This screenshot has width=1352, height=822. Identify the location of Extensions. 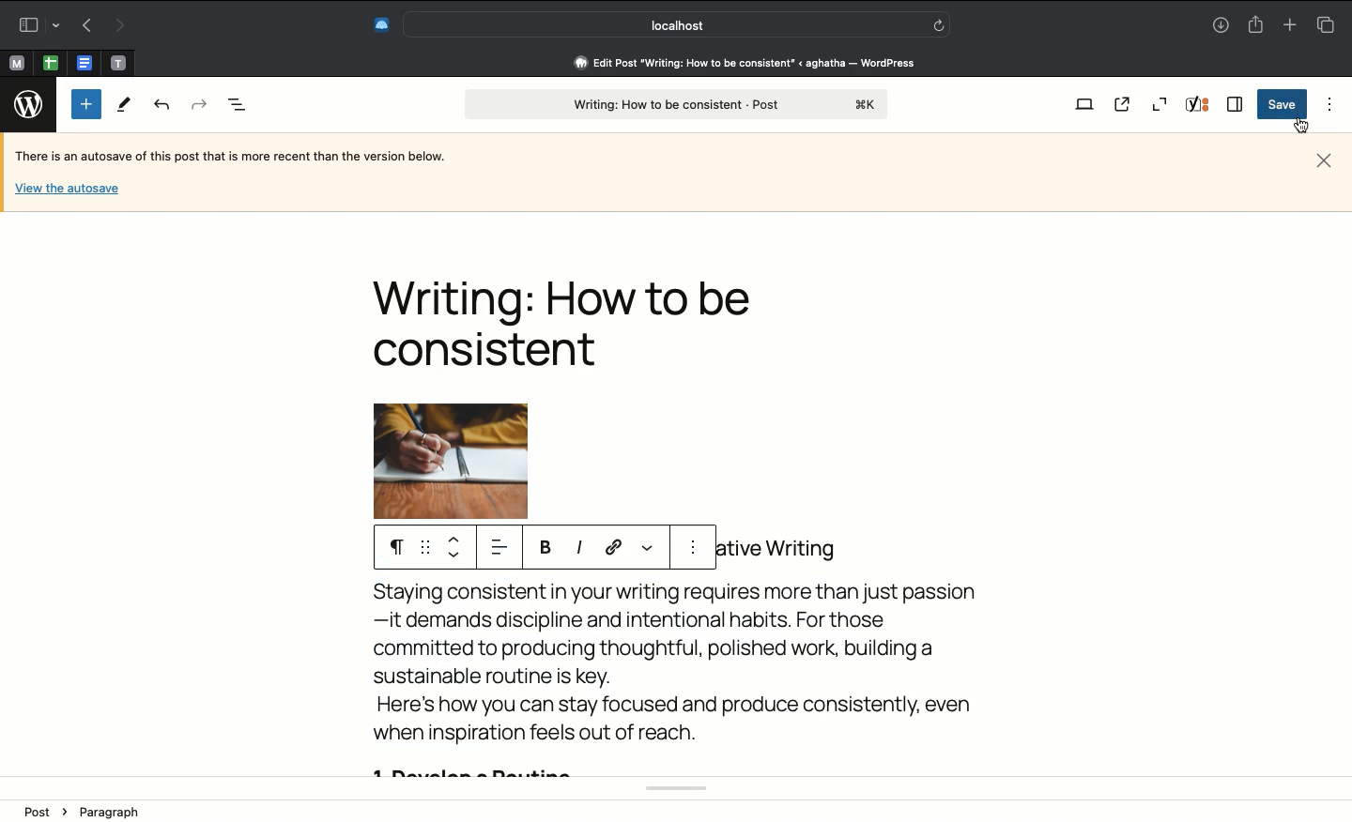
(380, 23).